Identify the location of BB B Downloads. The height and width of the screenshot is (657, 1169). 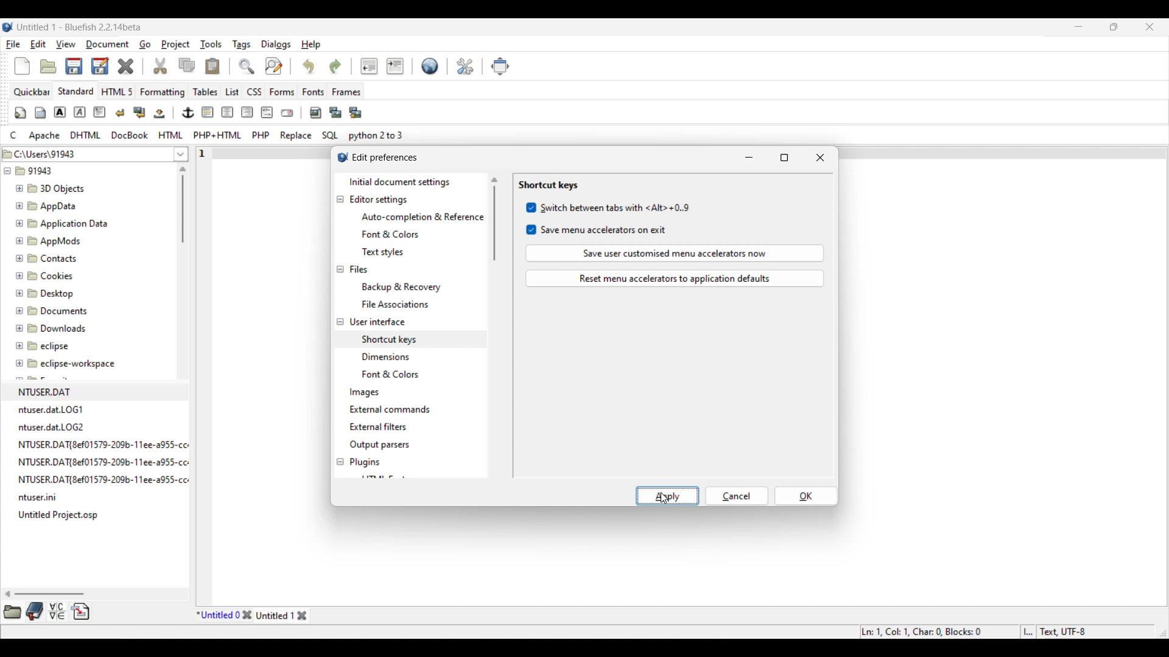
(48, 326).